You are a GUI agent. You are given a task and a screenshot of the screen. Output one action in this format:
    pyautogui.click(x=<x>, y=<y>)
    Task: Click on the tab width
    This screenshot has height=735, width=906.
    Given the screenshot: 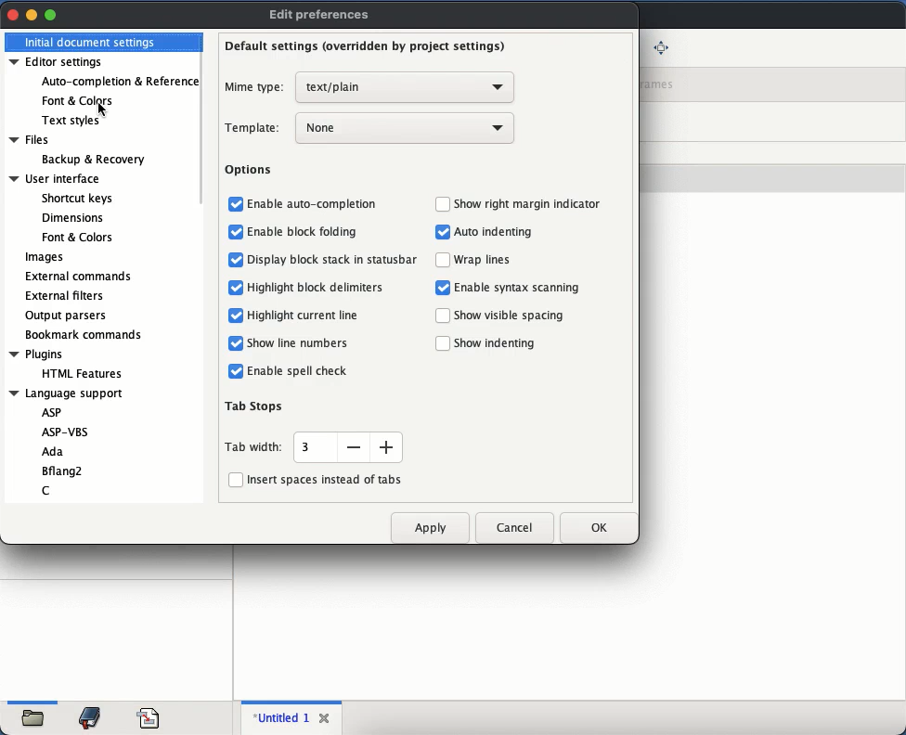 What is the action you would take?
    pyautogui.click(x=256, y=448)
    